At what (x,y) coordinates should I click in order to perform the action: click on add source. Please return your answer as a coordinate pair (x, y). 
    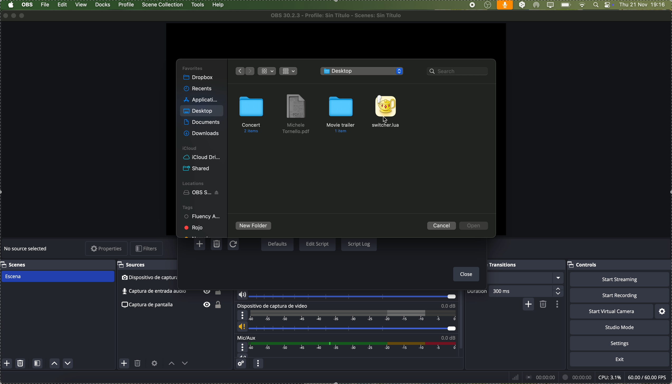
    Looking at the image, I should click on (124, 363).